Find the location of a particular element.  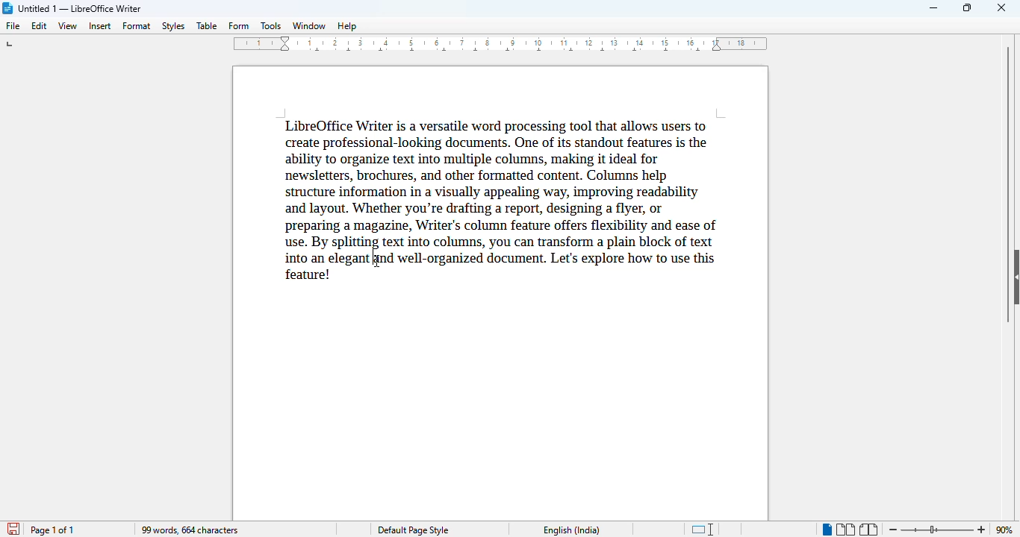

format is located at coordinates (137, 26).